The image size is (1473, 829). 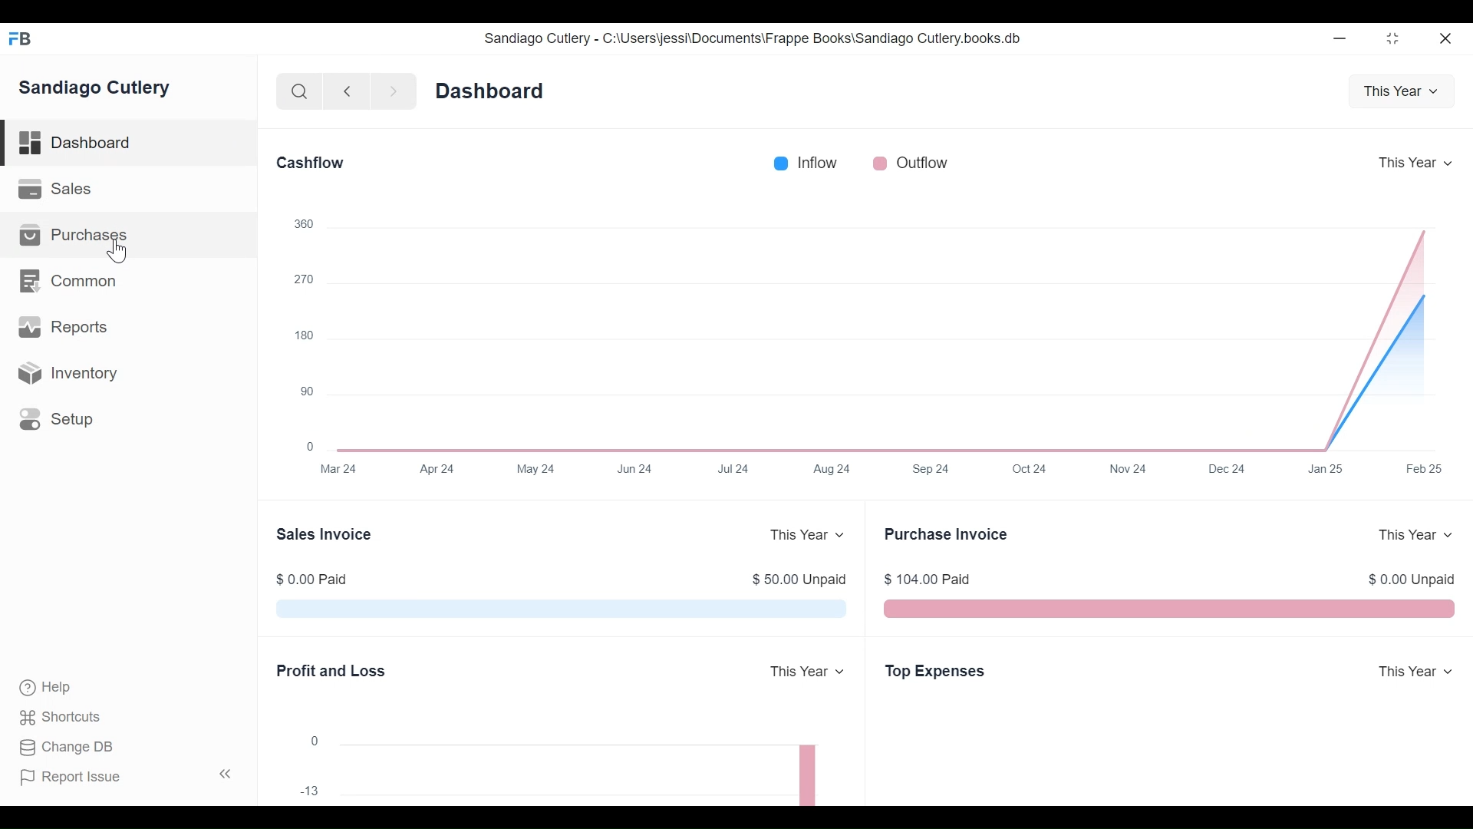 What do you see at coordinates (535, 467) in the screenshot?
I see `May 24` at bounding box center [535, 467].